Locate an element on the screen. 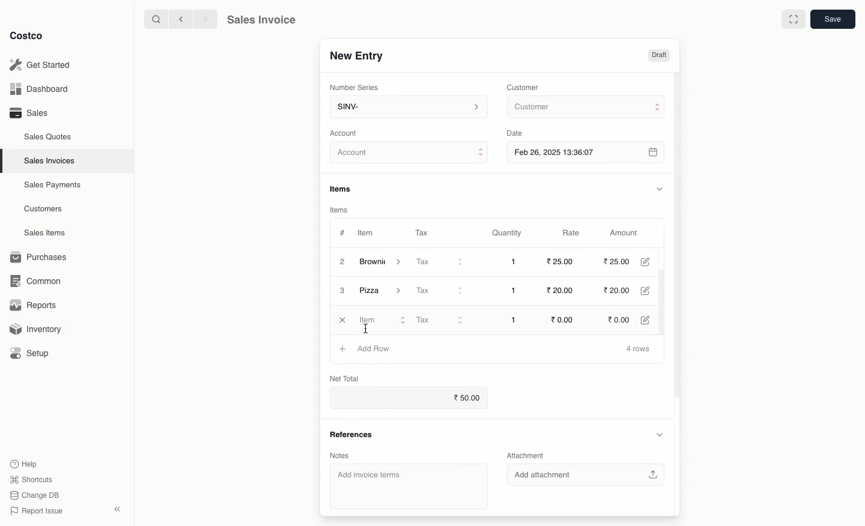 This screenshot has width=865, height=526. # is located at coordinates (342, 232).